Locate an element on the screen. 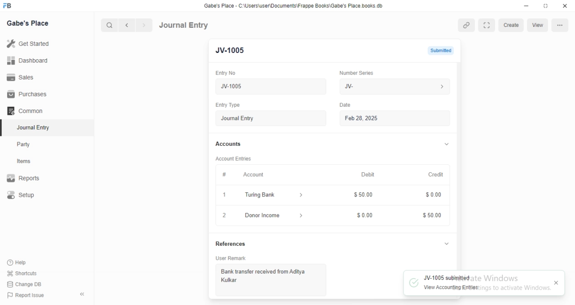 Image resolution: width=575 pixels, height=305 pixels. close is located at coordinates (558, 283).